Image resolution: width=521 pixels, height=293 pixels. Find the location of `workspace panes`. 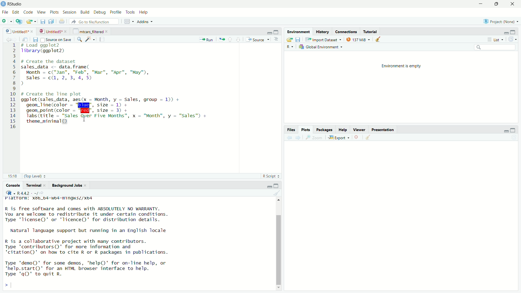

workspace panes is located at coordinates (128, 21).